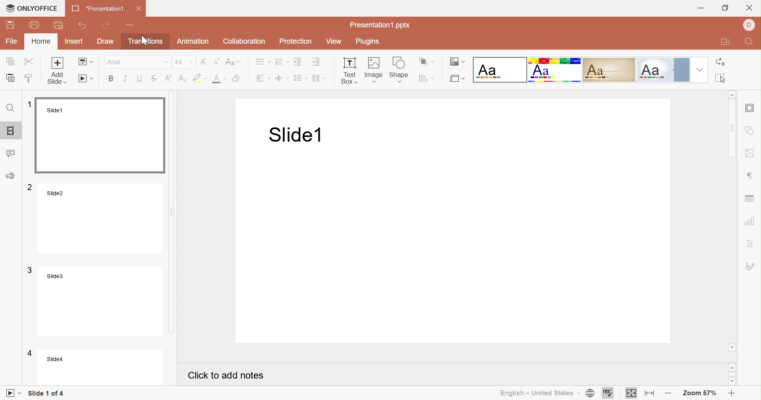  Describe the element at coordinates (399, 70) in the screenshot. I see `Insert Shape` at that location.